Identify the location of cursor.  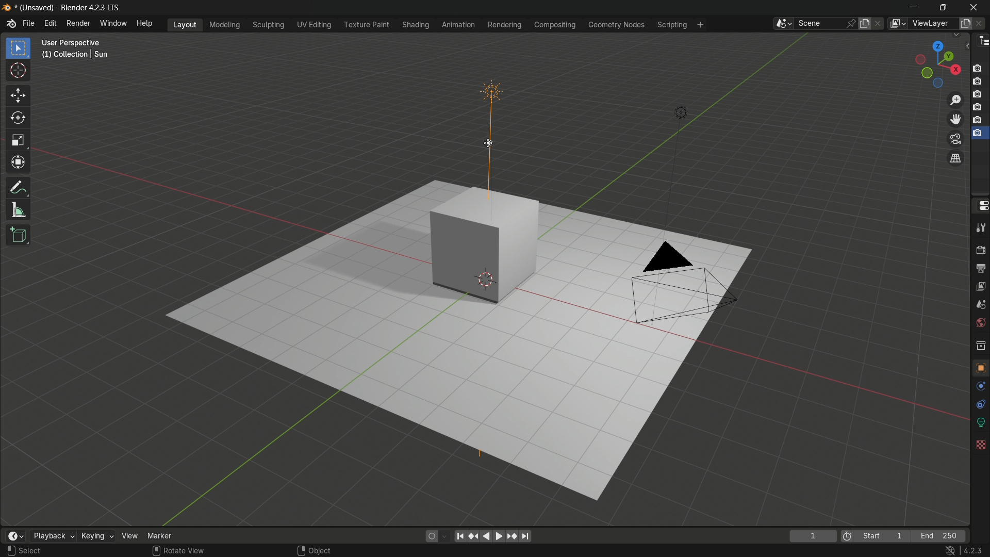
(18, 73).